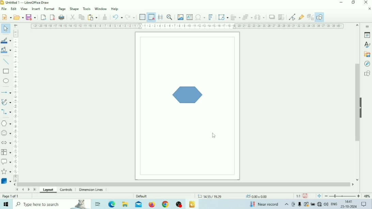  What do you see at coordinates (319, 196) in the screenshot?
I see `Fit page to current window` at bounding box center [319, 196].